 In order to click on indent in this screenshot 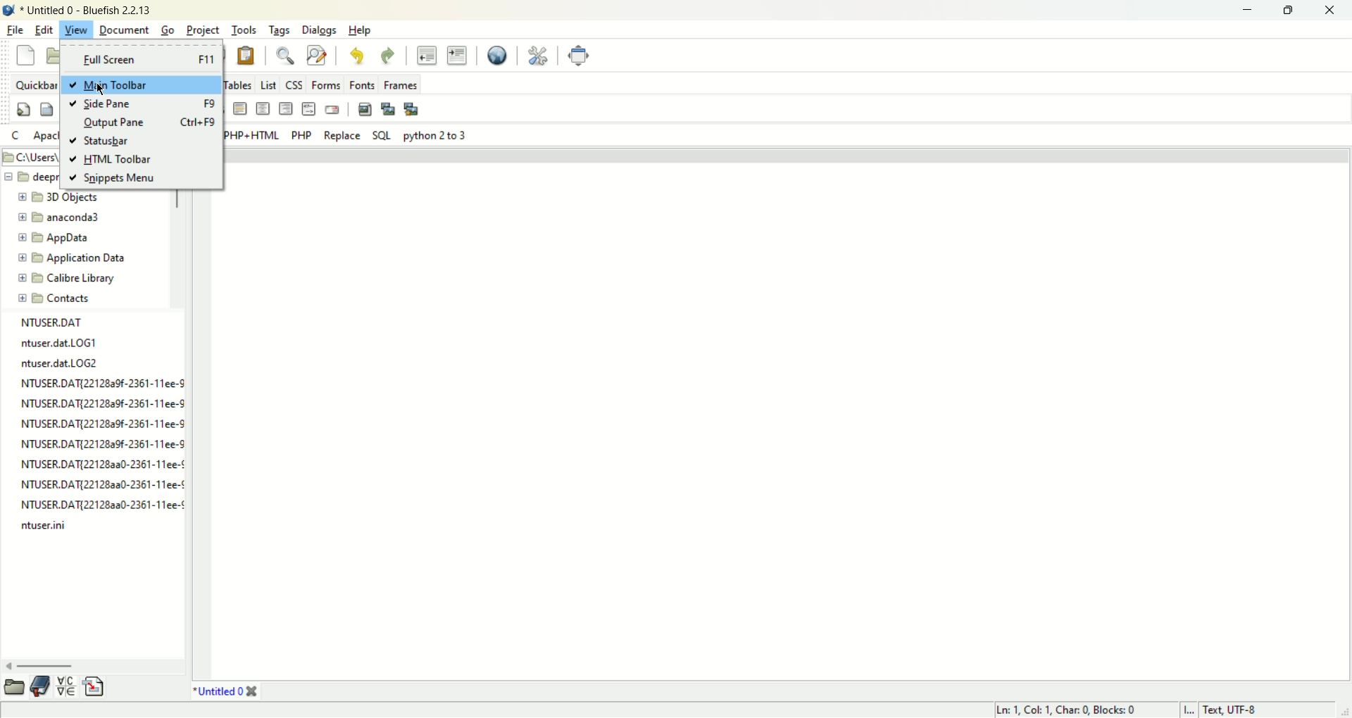, I will do `click(457, 55)`.